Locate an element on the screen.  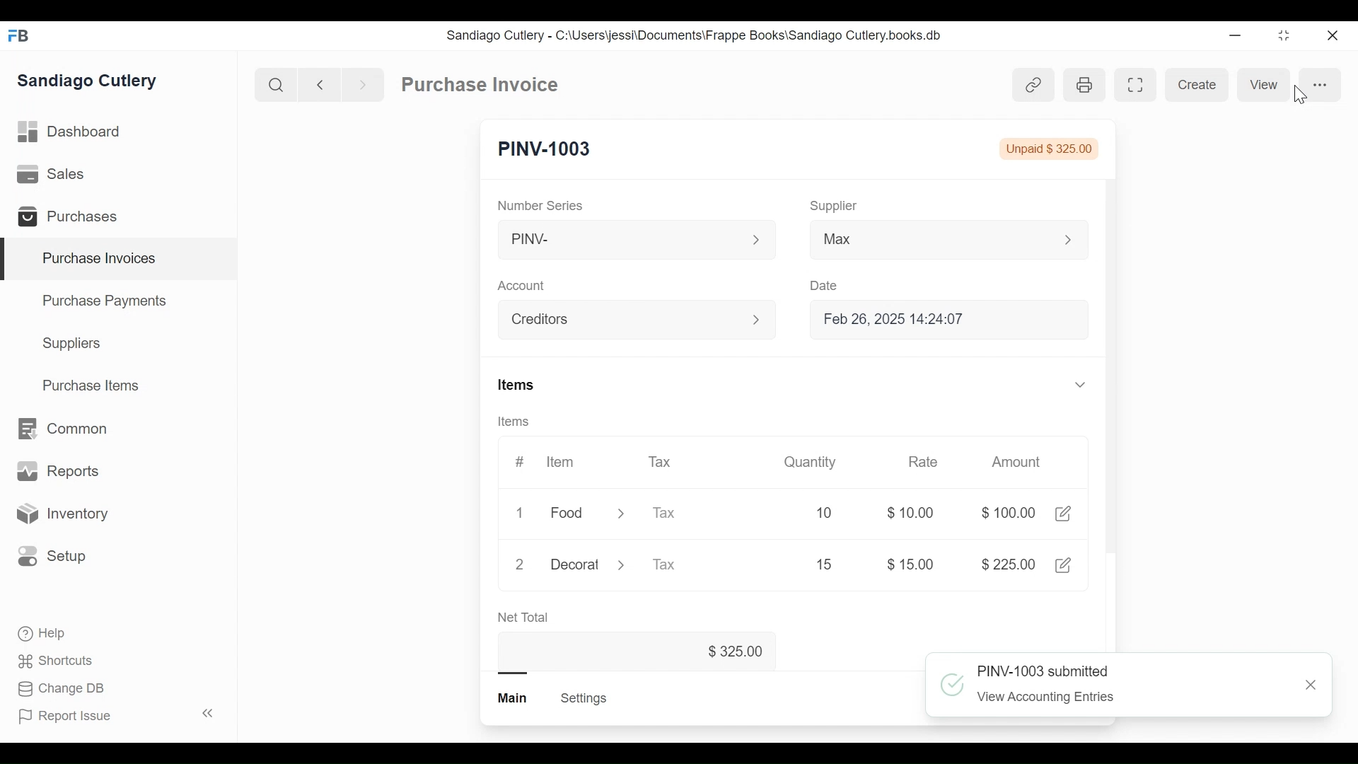
Number Series is located at coordinates (542, 205).